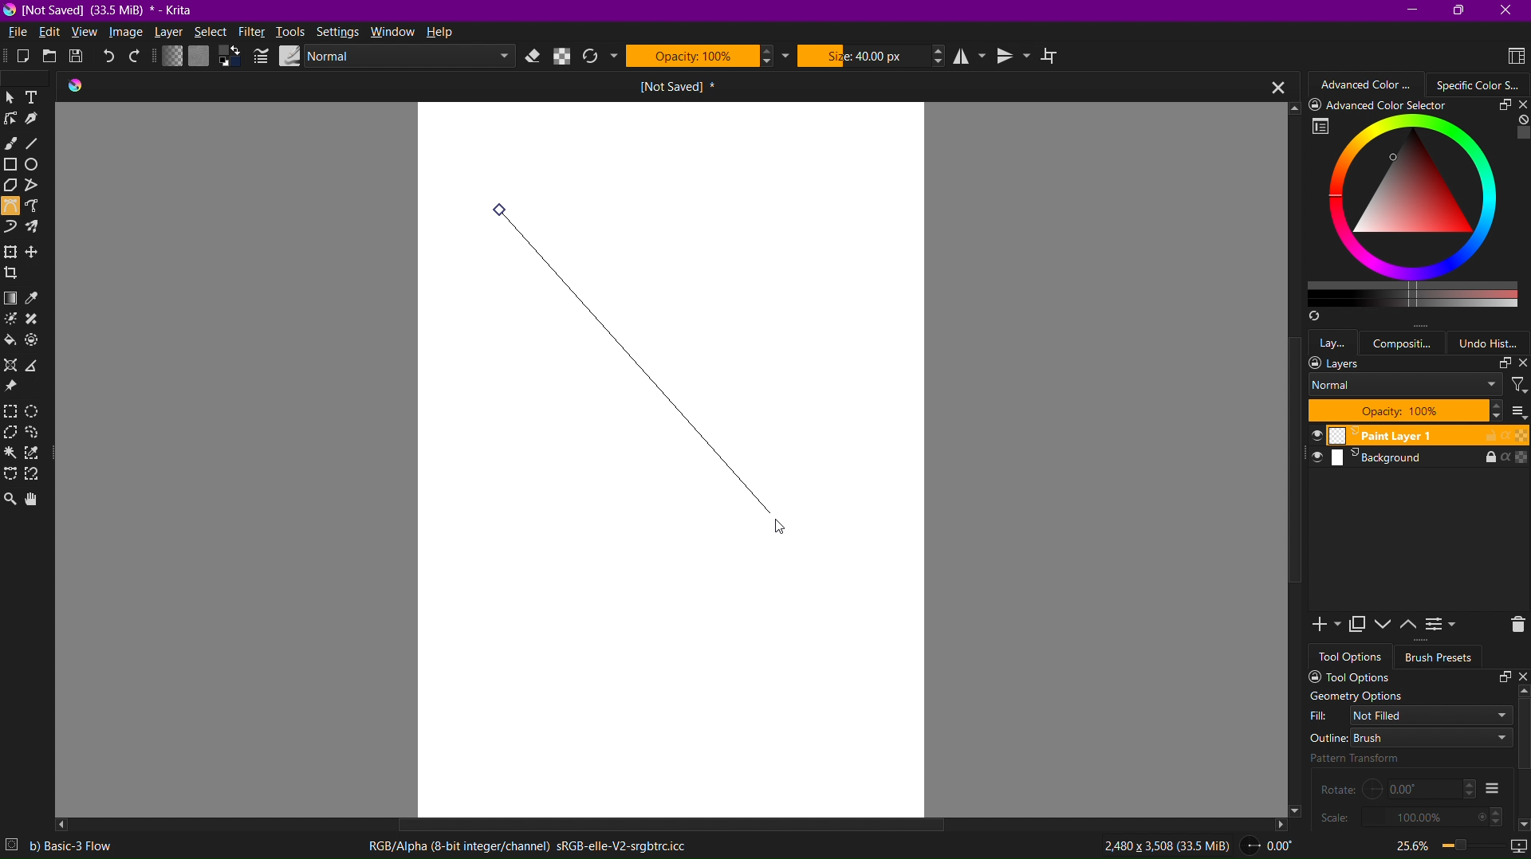 The width and height of the screenshot is (1531, 859). I want to click on Color Wheel, so click(1480, 84).